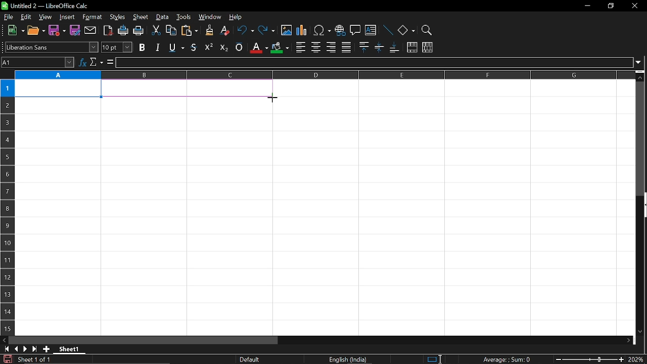  Describe the element at coordinates (189, 31) in the screenshot. I see `paste` at that location.